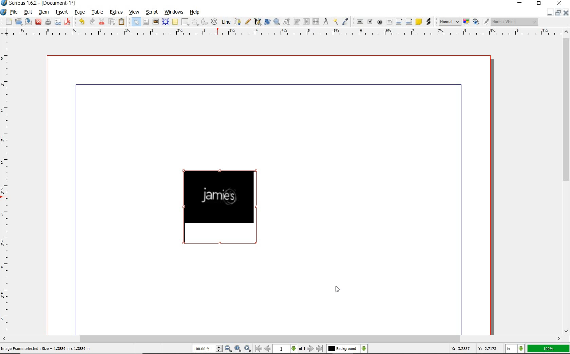 Image resolution: width=570 pixels, height=354 pixels. I want to click on table, so click(97, 12).